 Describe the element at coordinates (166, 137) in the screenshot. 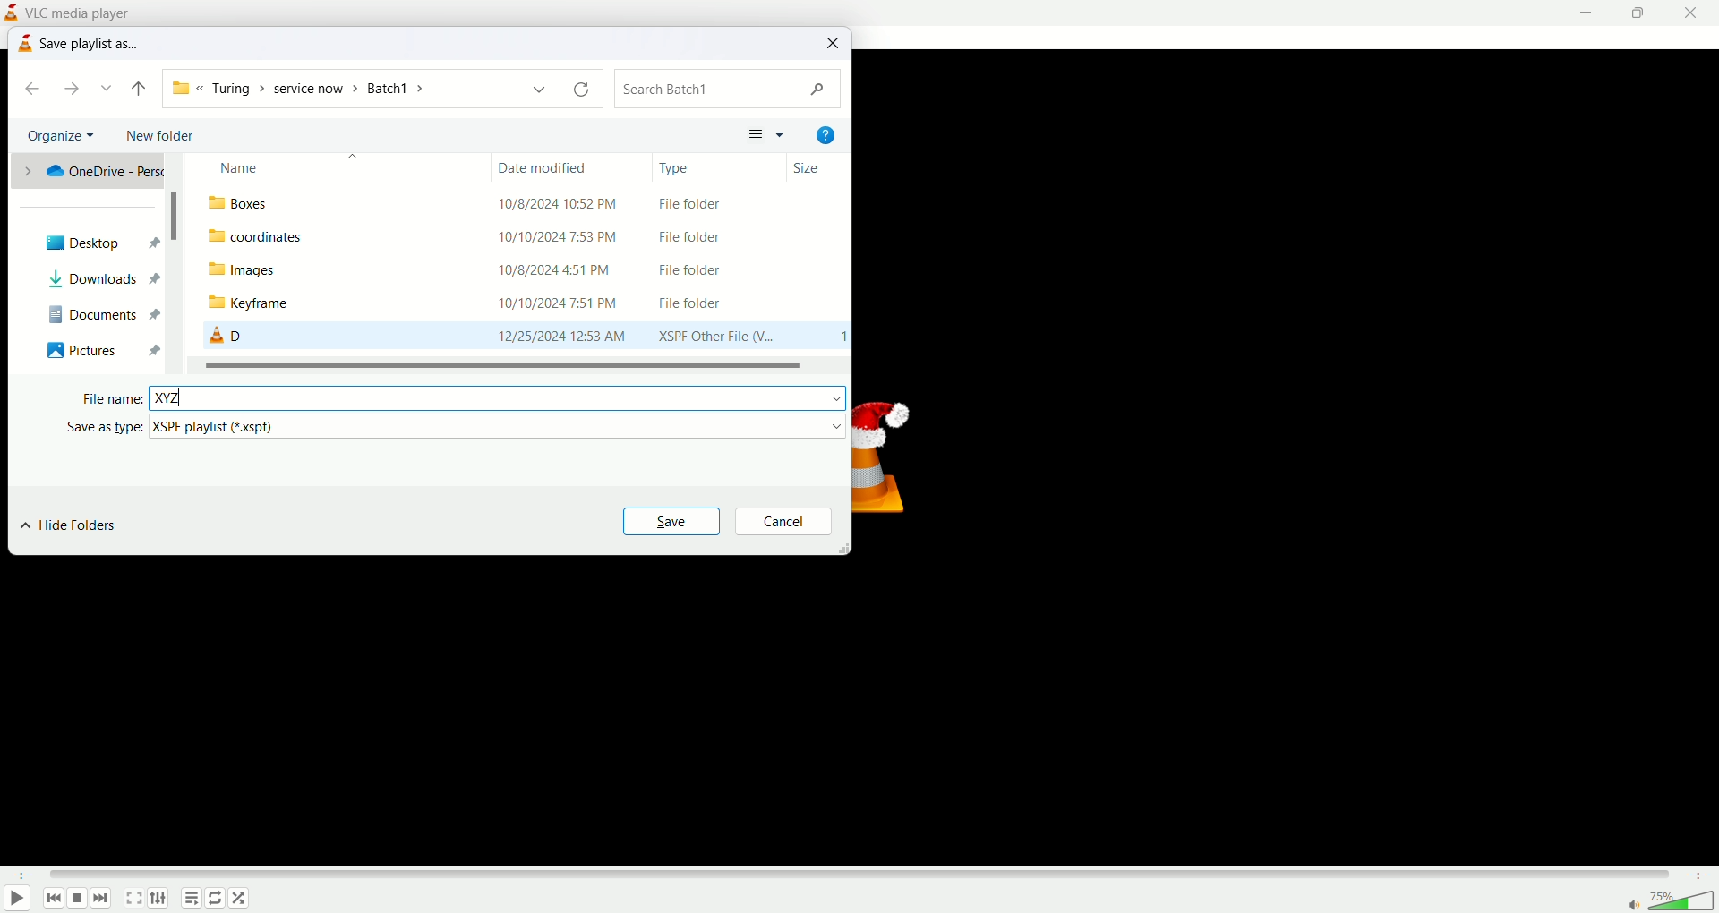

I see `newfolder` at that location.